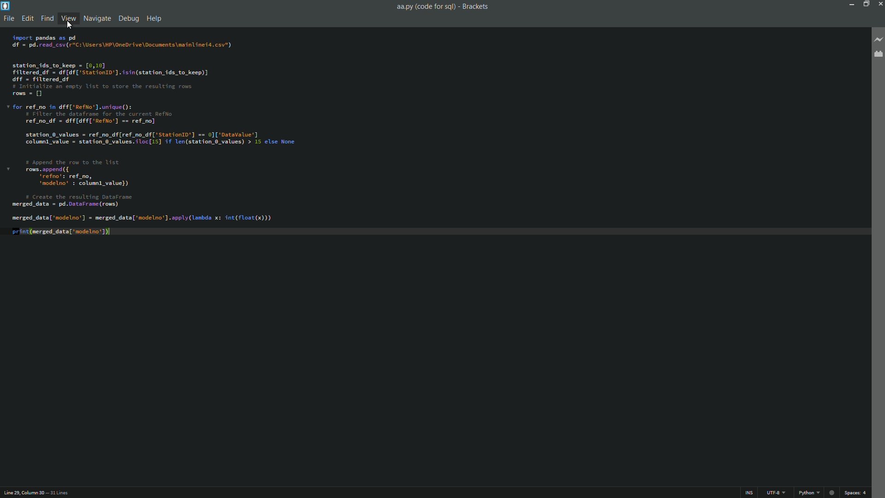 This screenshot has height=498, width=885. Describe the element at coordinates (157, 136) in the screenshot. I see `import pandas as pd
df = pd.read_csv(r'C:\Users\HP\OneDr ive\Docunents\mainlinei4. csv")
station_ids_to_keep = [0,10]
Filtered df = df[df['Station1d']. isin(station_ids_to_keep)]
ff = filtered df
# Initialize an empty list to store the resulting rows
rows = []
v for ref_no in dff['RefNo'].uniaue():
# Filter the dataframe for the current RefNo
ref_no_df = dff[dff['Reflo’] == ref_no]
station 0_values = ref_no_df[ref_no_df['Station1d'] == 0]['Datavalue']
column value = station 0_values.iloc[i5] if len(station_0_values) > 15 else None
# Append the row to the list
v rows. append ({
‘reo’: ref_no,
‘modelno’ : columnl_value})
# Create the resulting DataFrame
merged_data = pd.DataFrane (rows)
merged_data['nodelno’] = merged_data['nodelno']. apply (Lambda x: int(float(x)))
print(merged_data['nodelno 1)|` at that location.